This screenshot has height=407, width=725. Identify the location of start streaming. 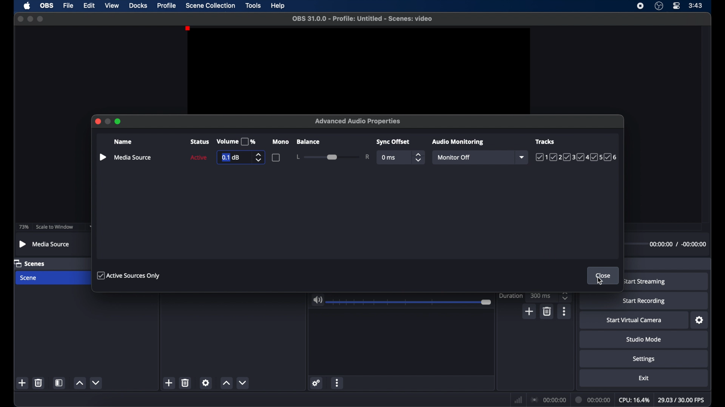
(644, 282).